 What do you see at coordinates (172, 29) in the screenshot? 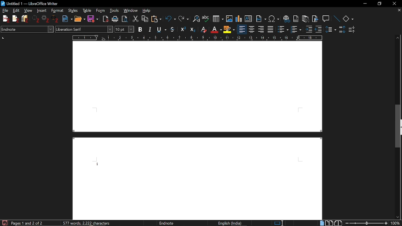
I see `Strikethrough` at bounding box center [172, 29].